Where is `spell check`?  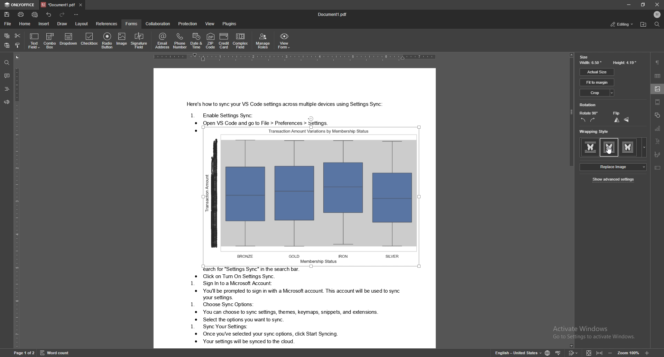 spell check is located at coordinates (557, 353).